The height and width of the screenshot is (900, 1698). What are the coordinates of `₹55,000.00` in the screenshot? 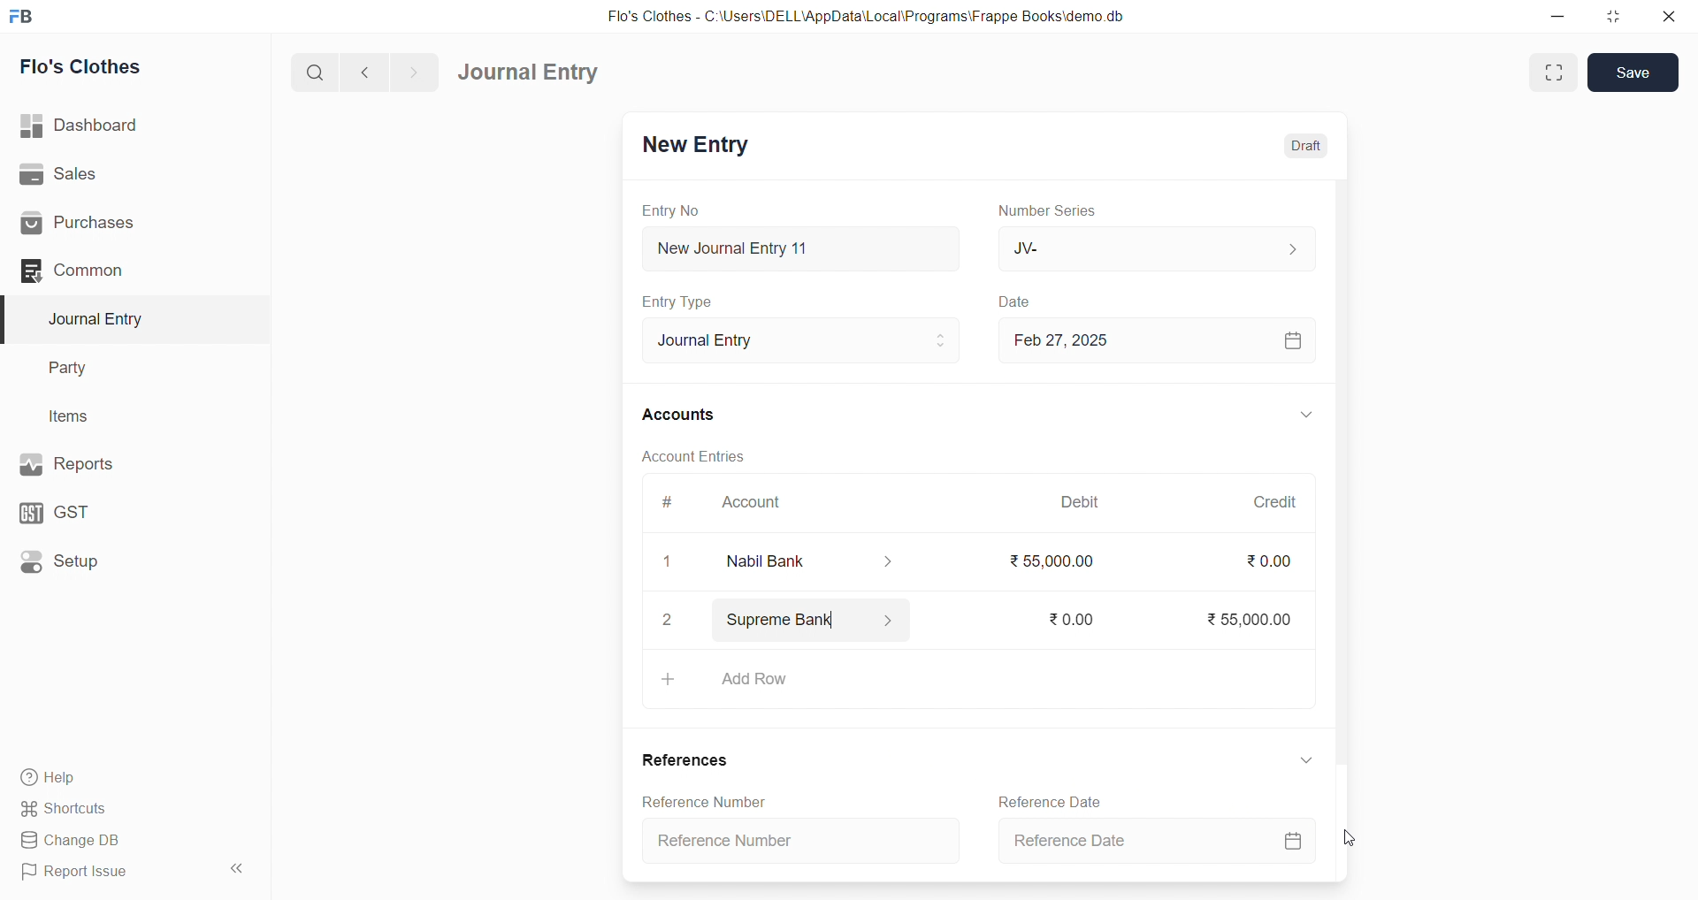 It's located at (1256, 621).